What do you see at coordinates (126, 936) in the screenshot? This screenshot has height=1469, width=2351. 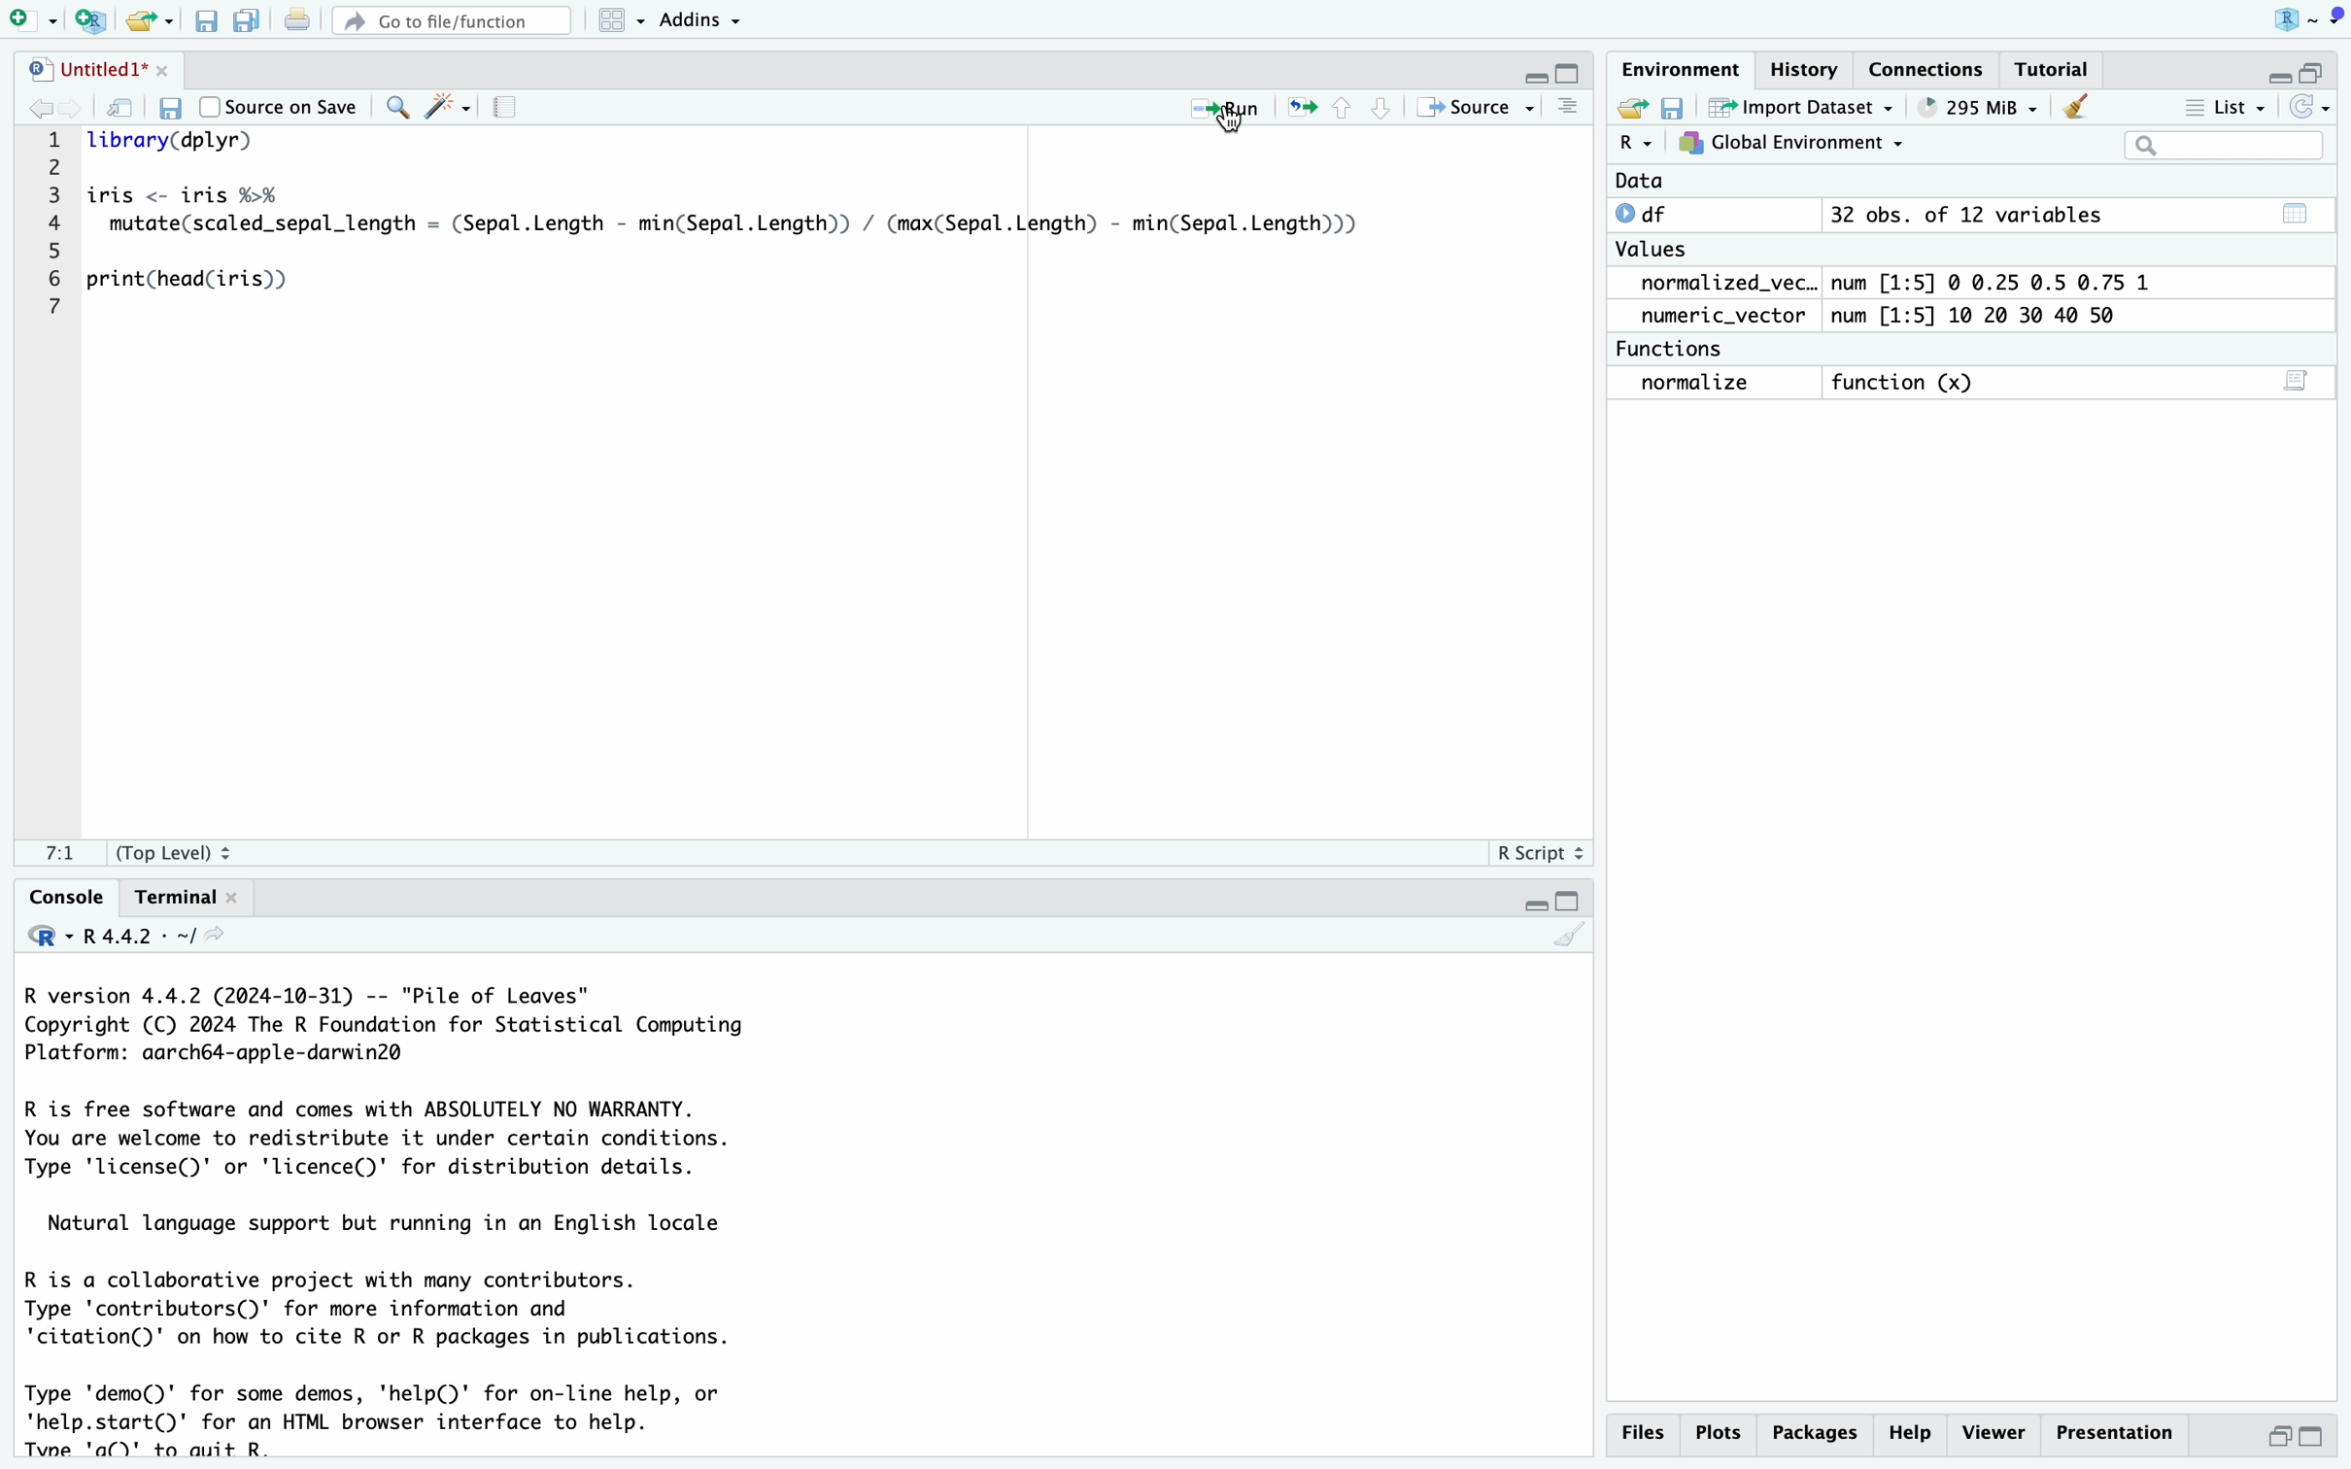 I see `R.4.4.2` at bounding box center [126, 936].